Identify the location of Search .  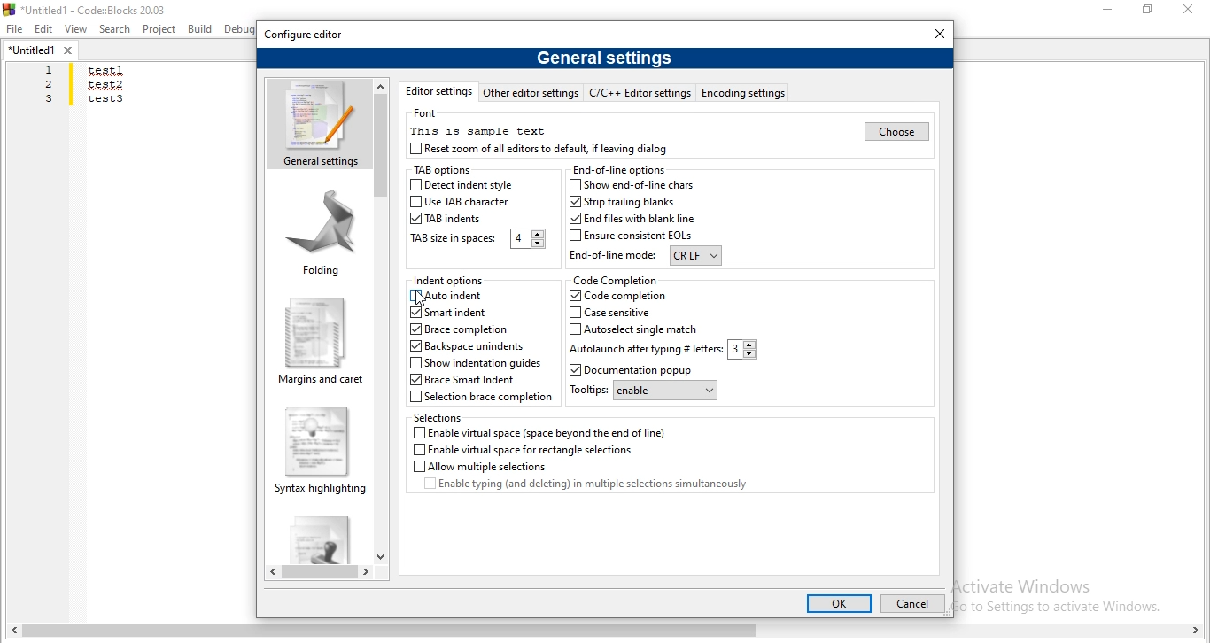
(115, 30).